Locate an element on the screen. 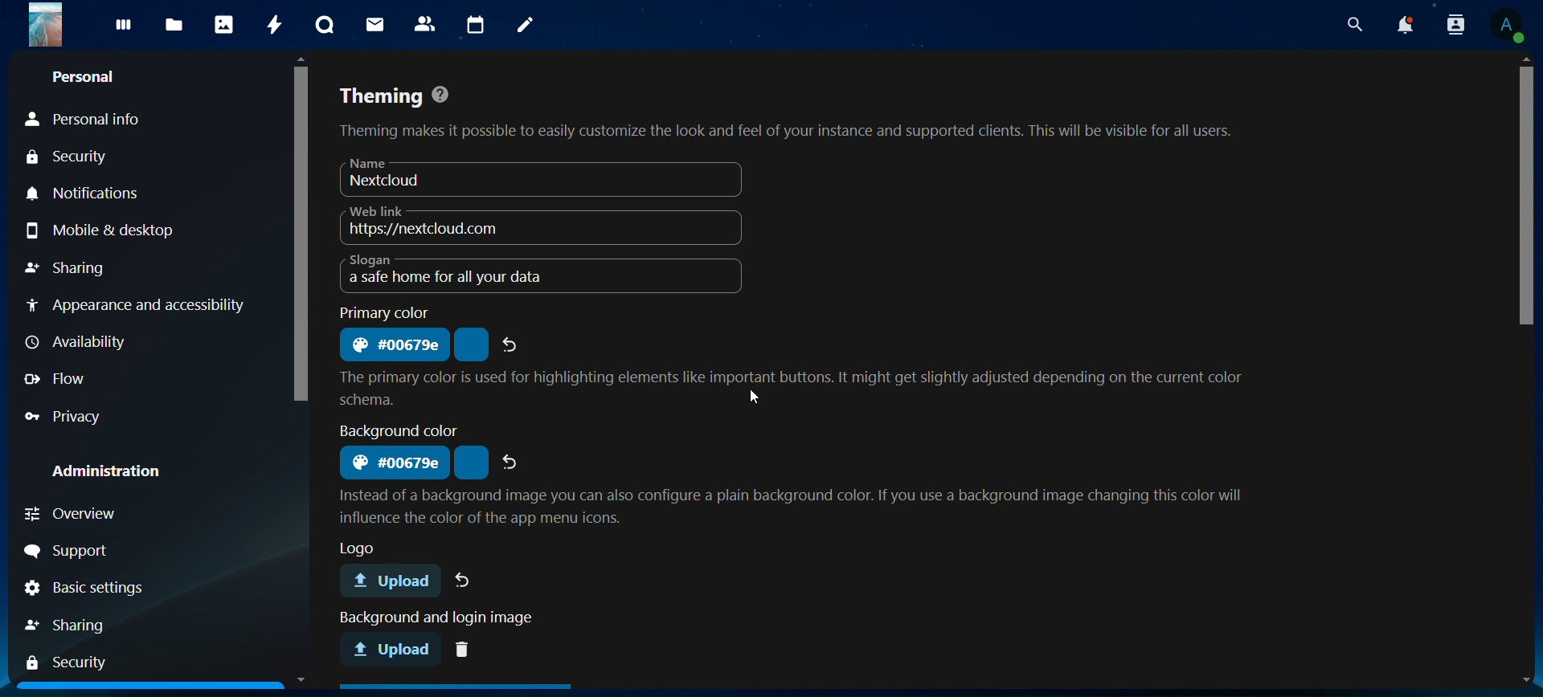 This screenshot has height=697, width=1543. search contacts is located at coordinates (1454, 26).